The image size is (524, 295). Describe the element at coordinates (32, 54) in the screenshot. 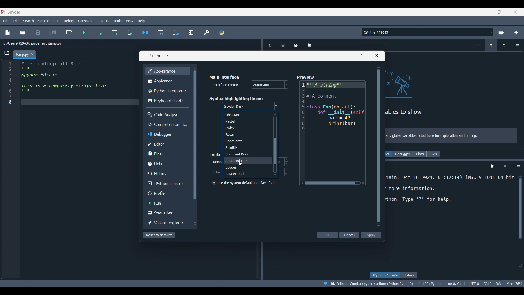

I see `Close` at that location.